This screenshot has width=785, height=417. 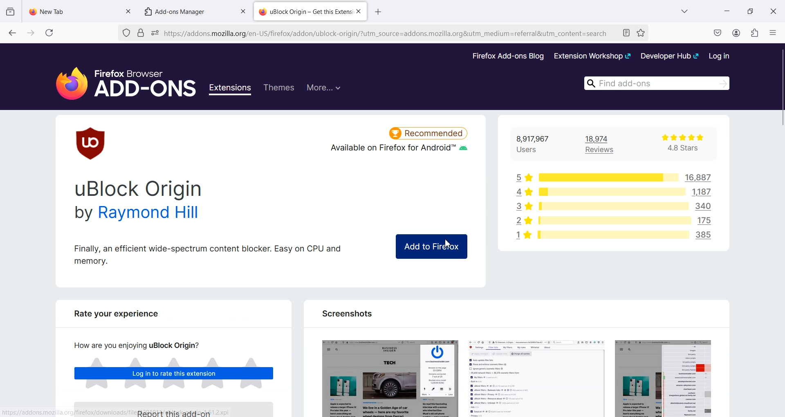 I want to click on uBlock origin Logo, so click(x=92, y=143).